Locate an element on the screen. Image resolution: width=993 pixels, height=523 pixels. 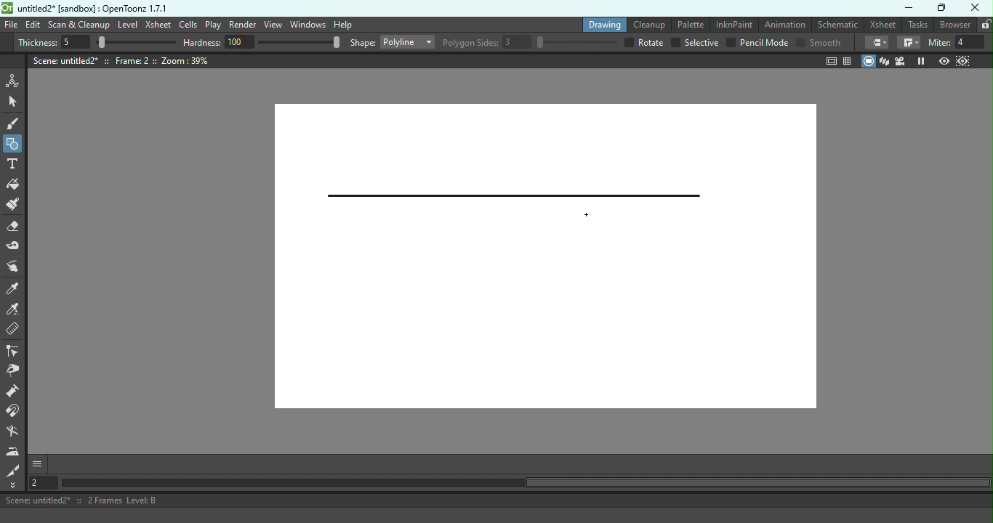
Browser is located at coordinates (956, 25).